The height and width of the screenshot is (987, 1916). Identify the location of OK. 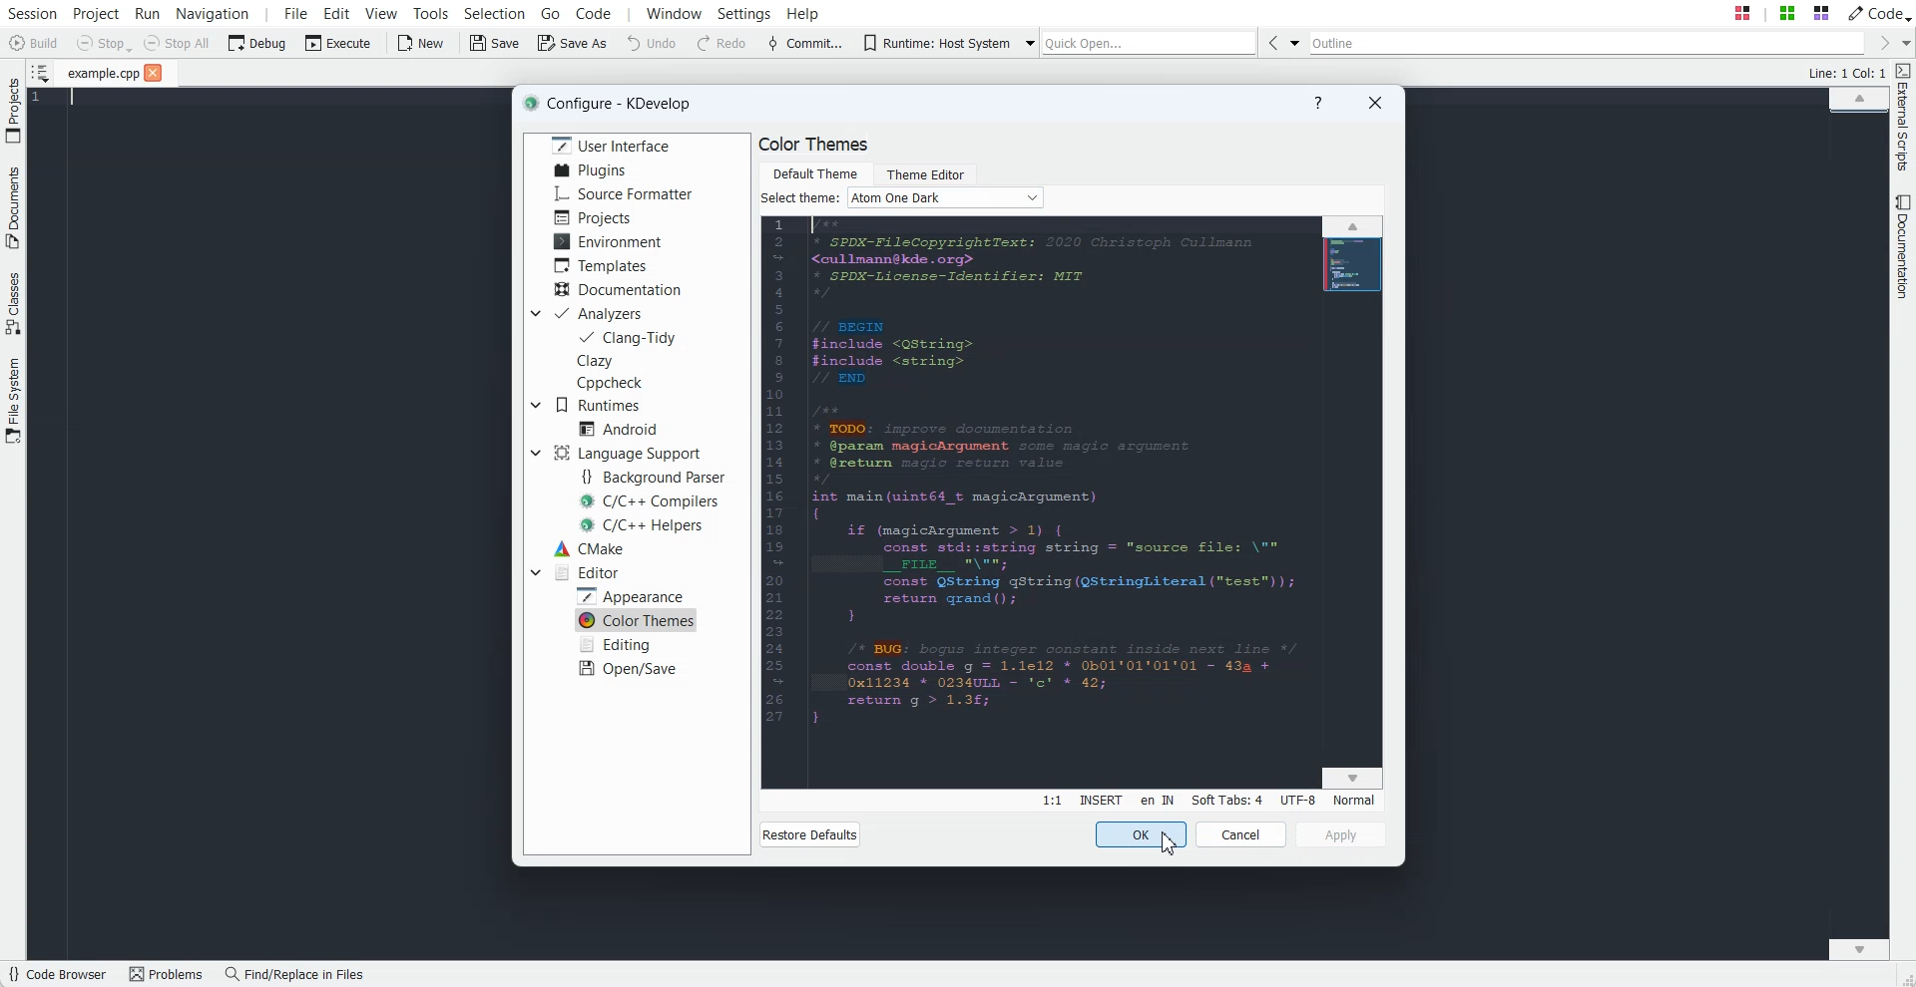
(1142, 834).